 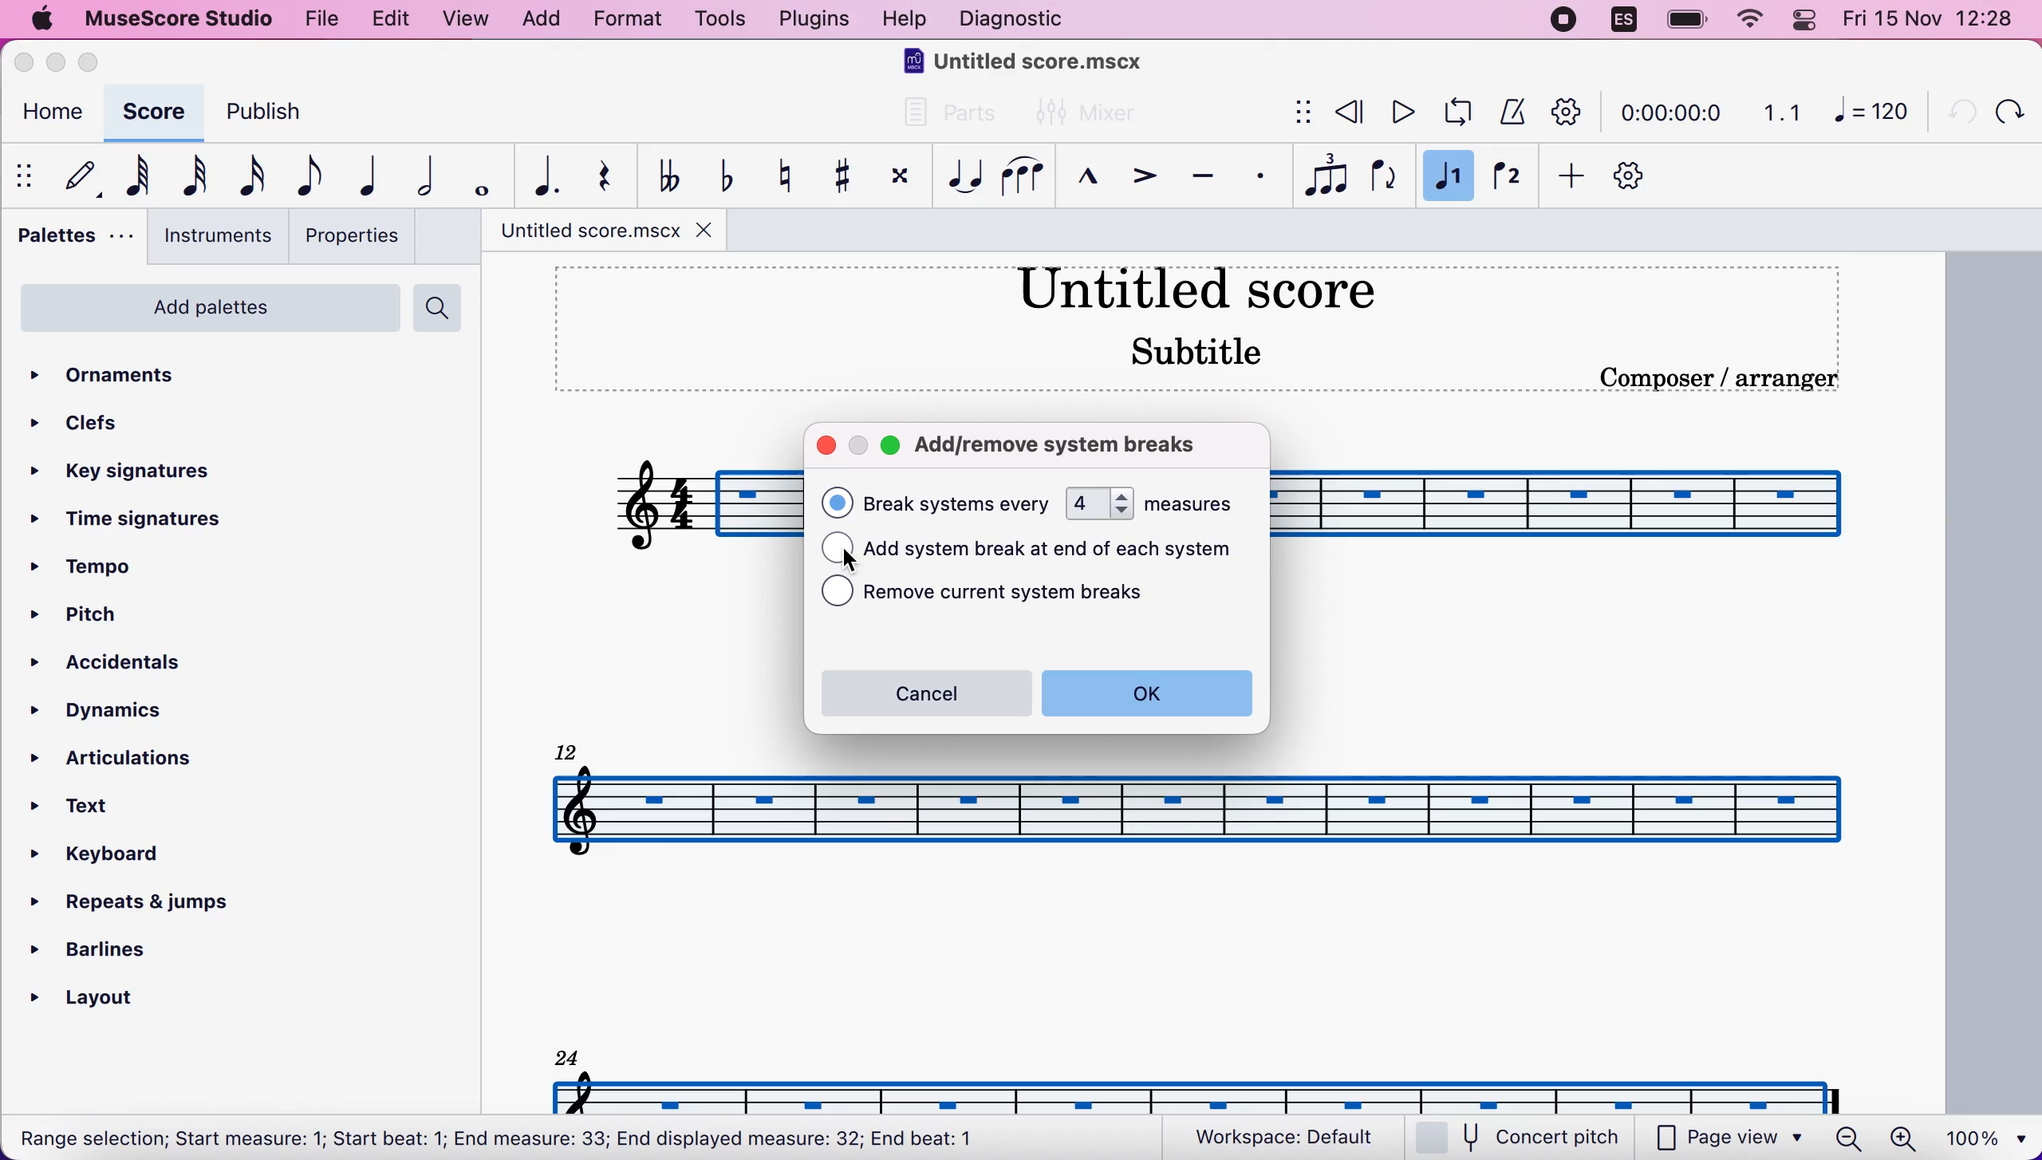 I want to click on zoom out, so click(x=1849, y=1138).